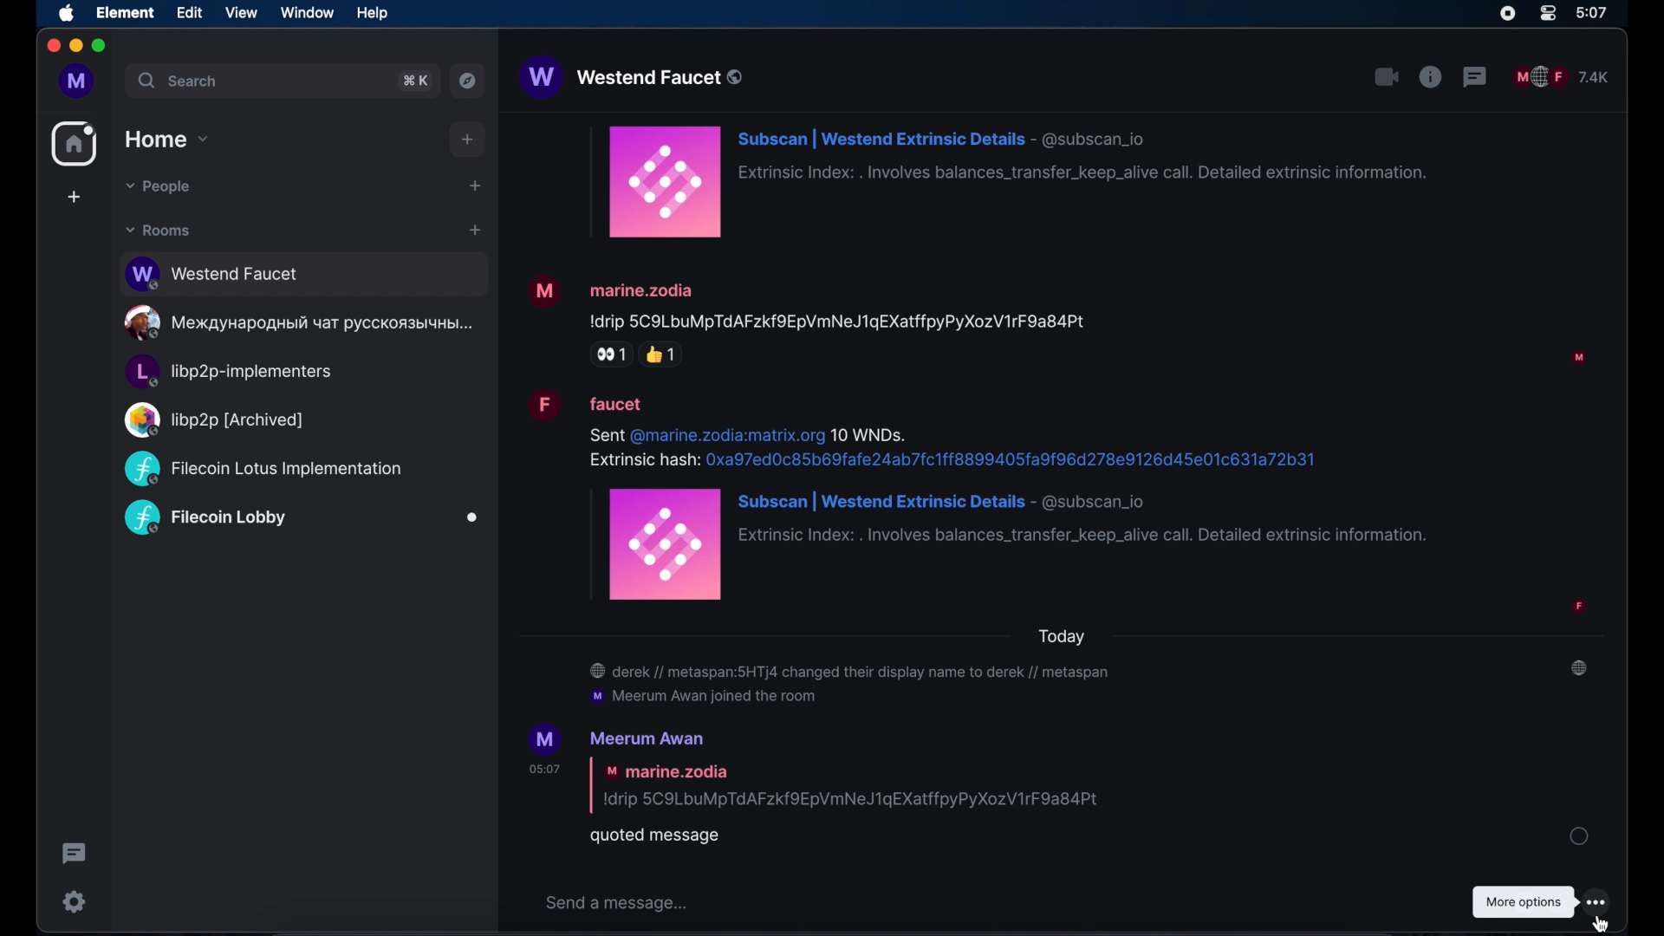 This screenshot has width=1664, height=936. Describe the element at coordinates (302, 323) in the screenshot. I see `public room` at that location.